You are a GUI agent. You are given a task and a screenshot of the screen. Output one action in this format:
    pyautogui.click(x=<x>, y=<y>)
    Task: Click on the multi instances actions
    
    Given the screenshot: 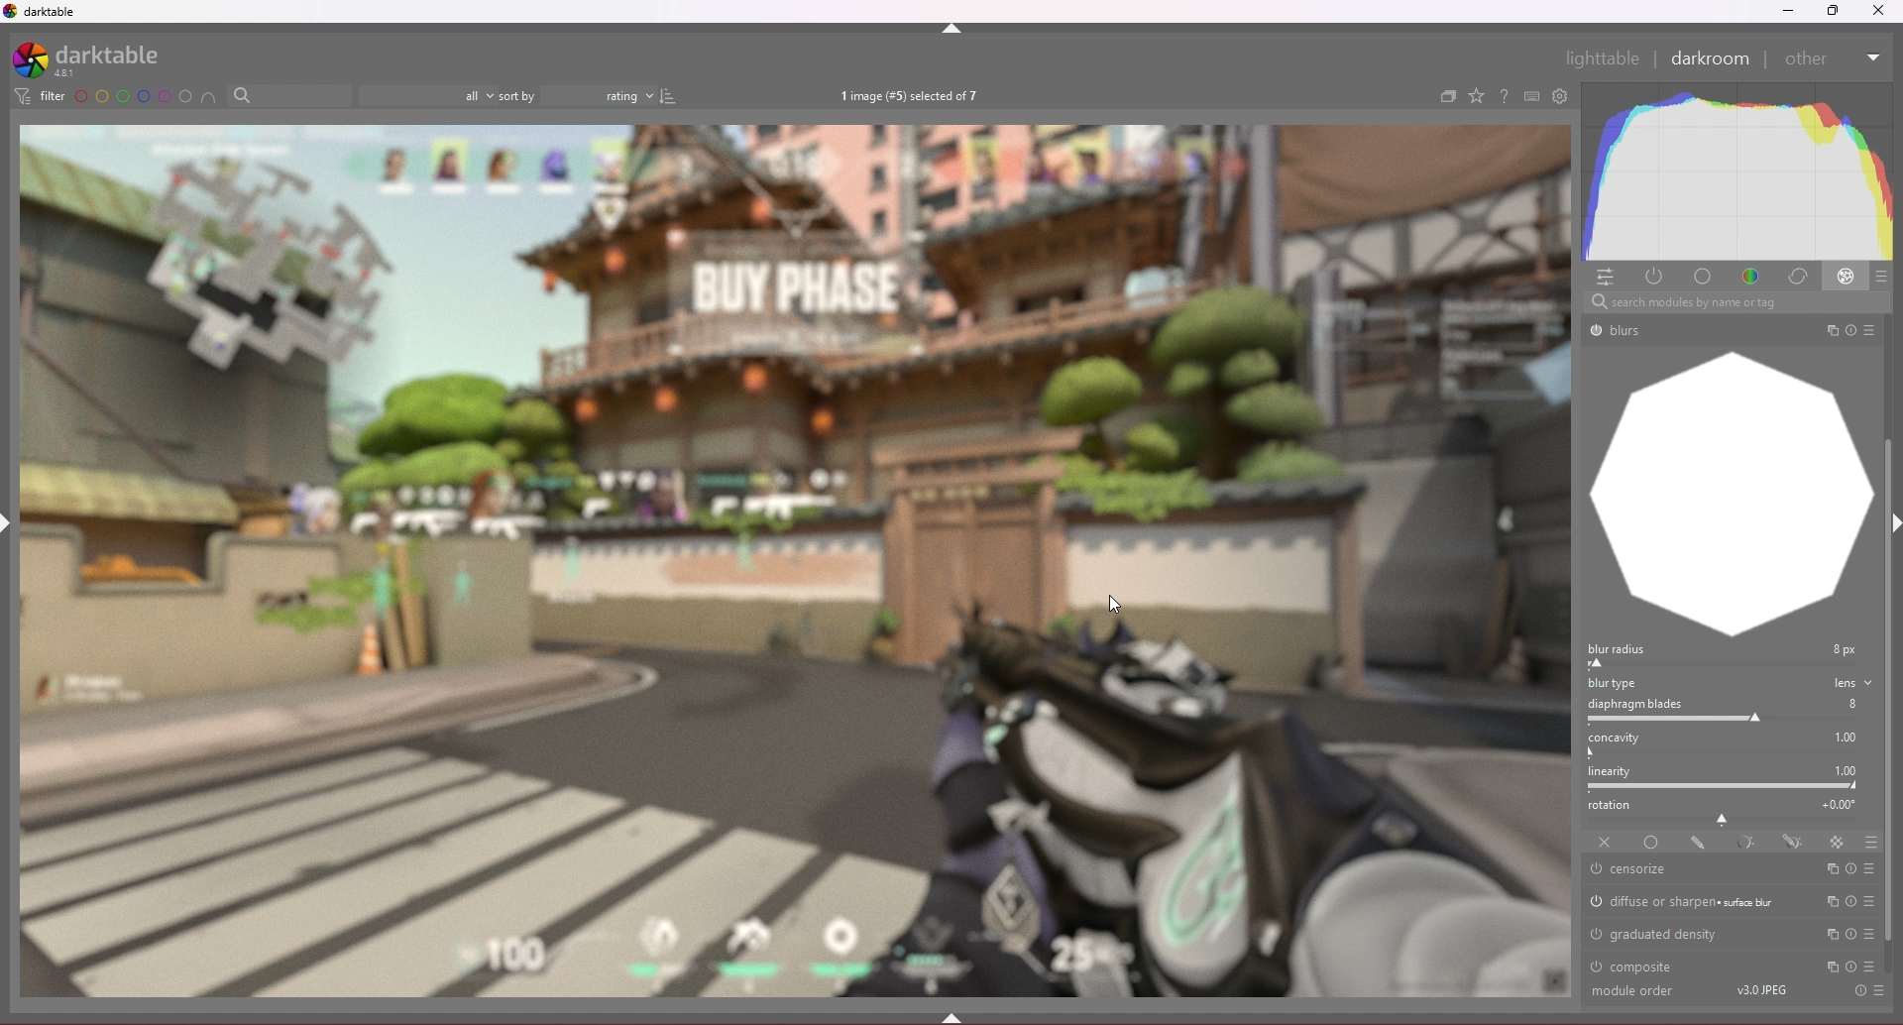 What is the action you would take?
    pyautogui.click(x=1829, y=869)
    